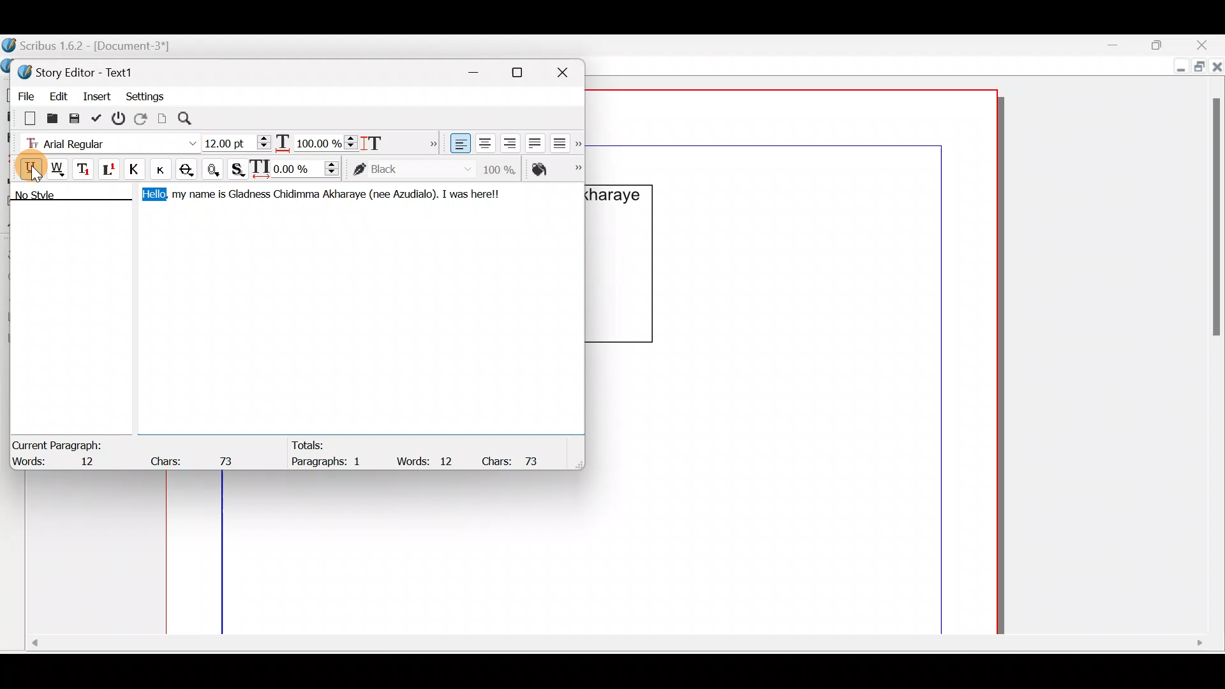  What do you see at coordinates (22, 94) in the screenshot?
I see `File` at bounding box center [22, 94].